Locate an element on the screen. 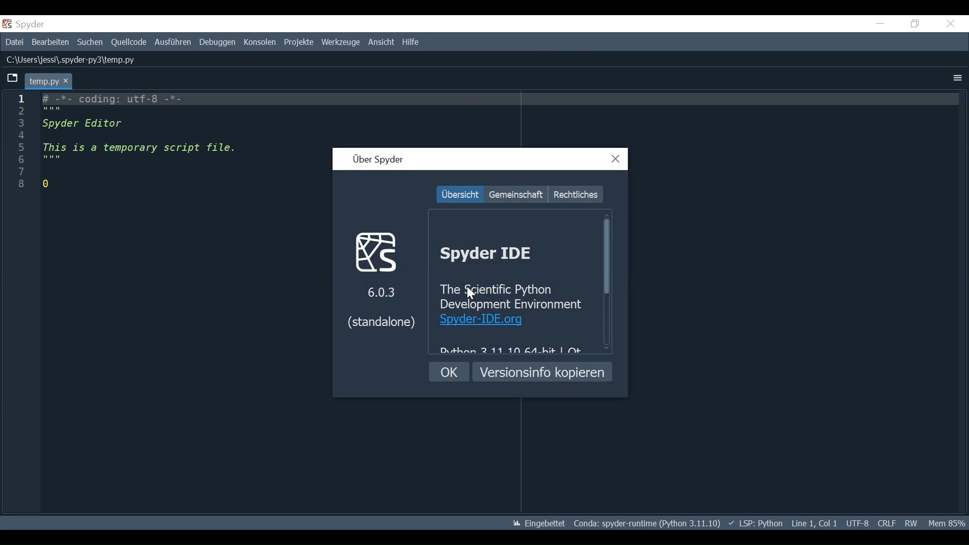 The height and width of the screenshot is (545, 969). Browse Tab is located at coordinates (12, 79).